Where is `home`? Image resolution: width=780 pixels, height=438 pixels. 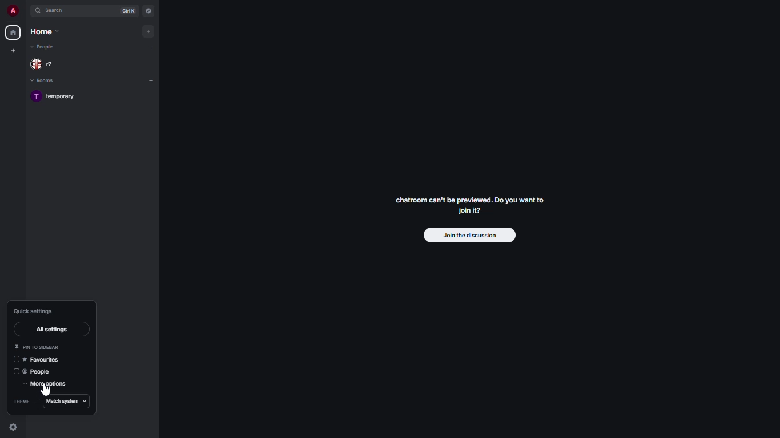 home is located at coordinates (46, 31).